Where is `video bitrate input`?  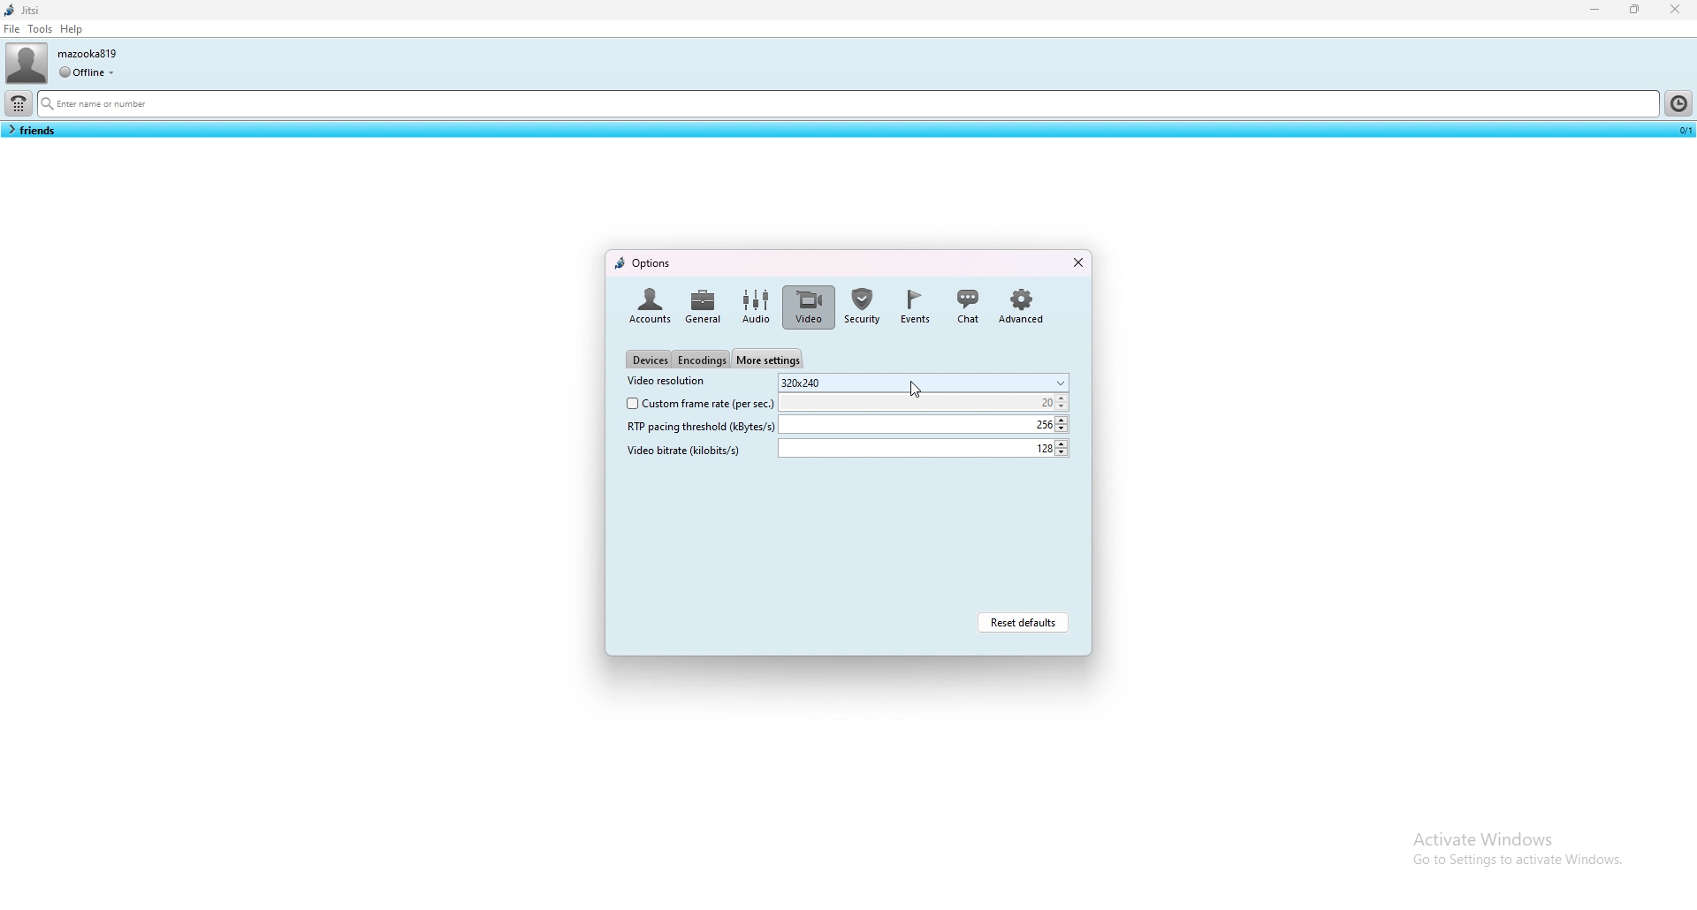 video bitrate input is located at coordinates (924, 449).